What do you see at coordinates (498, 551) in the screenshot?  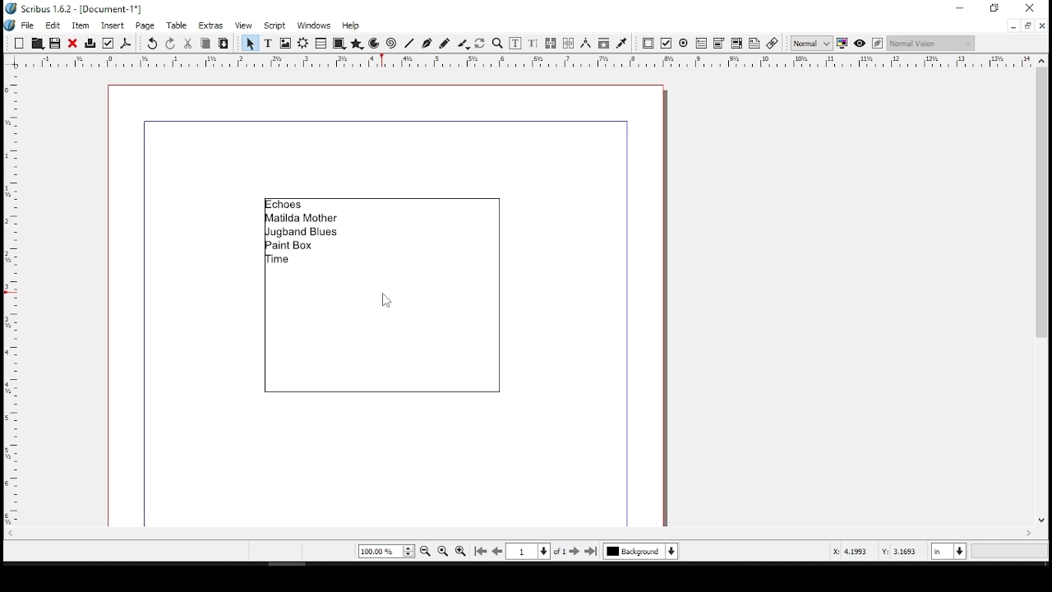 I see `previous page` at bounding box center [498, 551].